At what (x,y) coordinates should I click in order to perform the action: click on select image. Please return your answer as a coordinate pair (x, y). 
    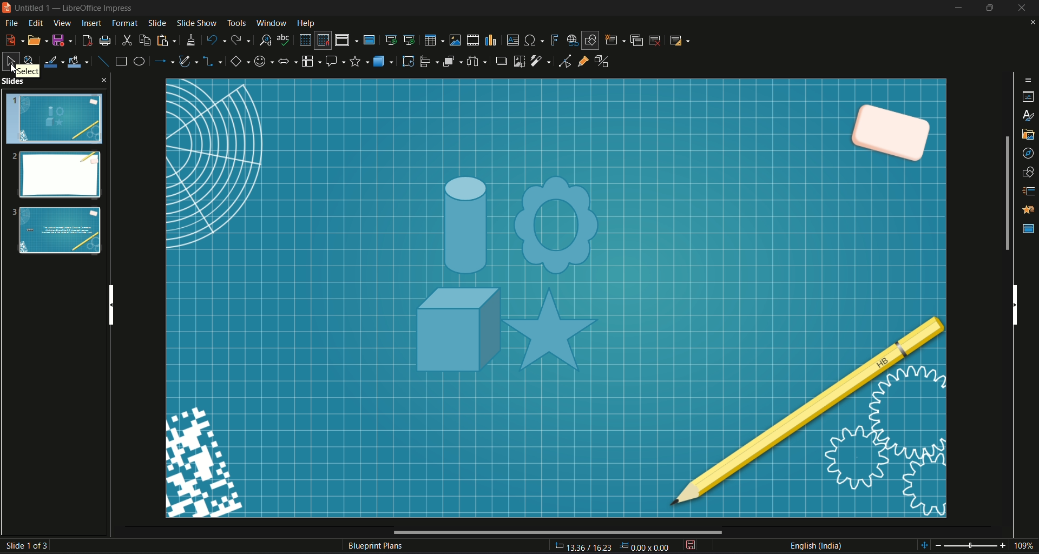
    Looking at the image, I should click on (476, 60).